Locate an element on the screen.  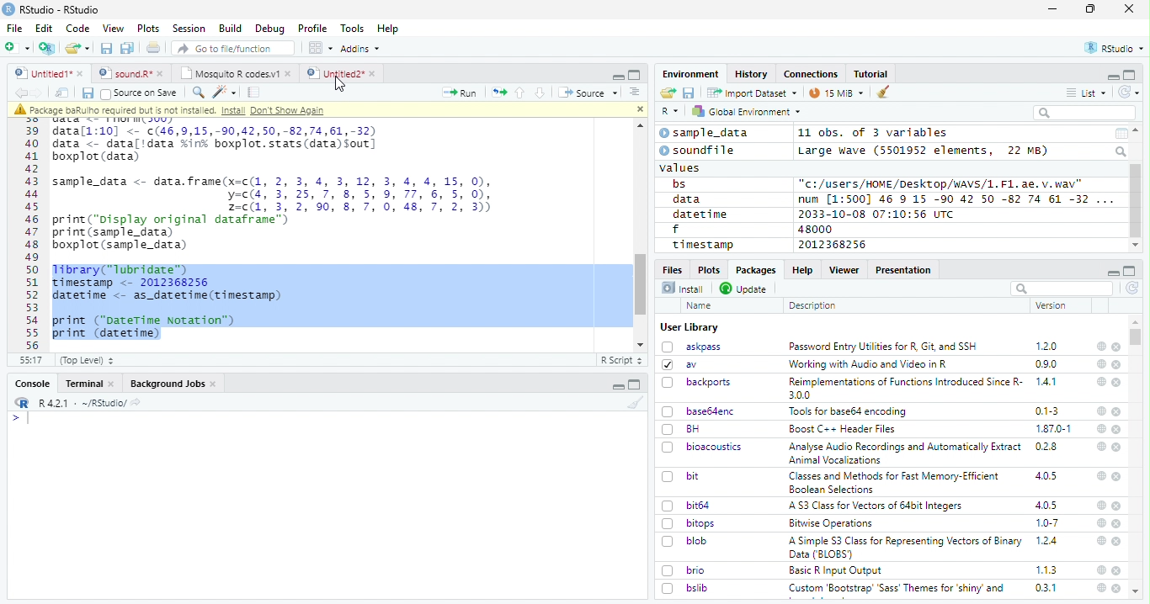
"c:/users/HOME /Desktop/wWAVS/1.F1, ae. v.wav" is located at coordinates (942, 183).